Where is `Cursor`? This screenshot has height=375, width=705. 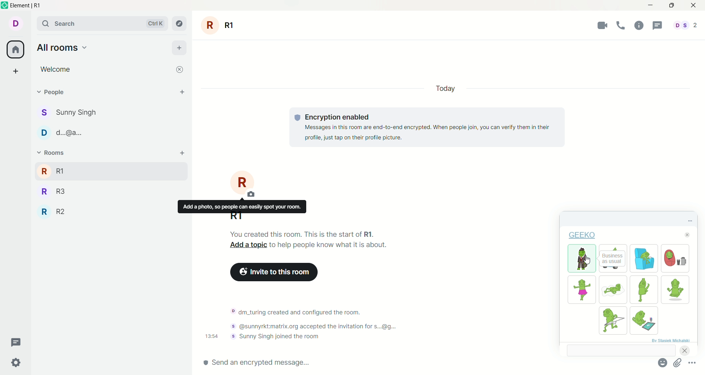
Cursor is located at coordinates (587, 260).